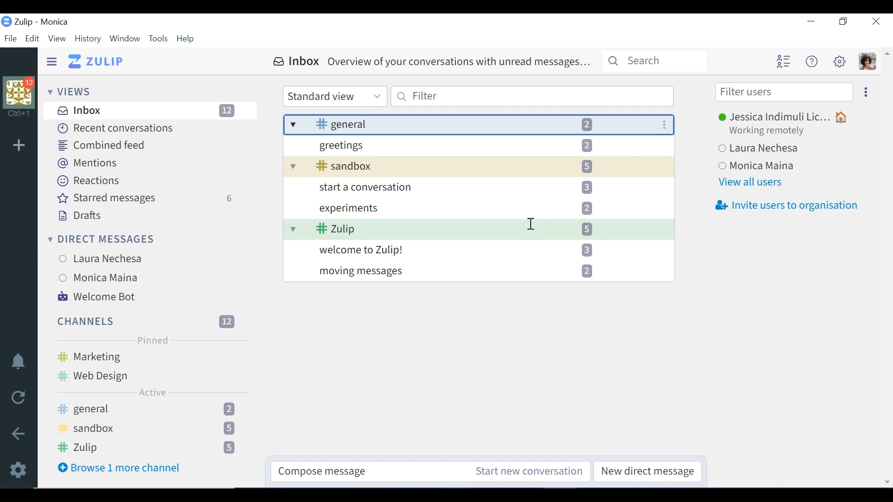  I want to click on View all users, so click(756, 182).